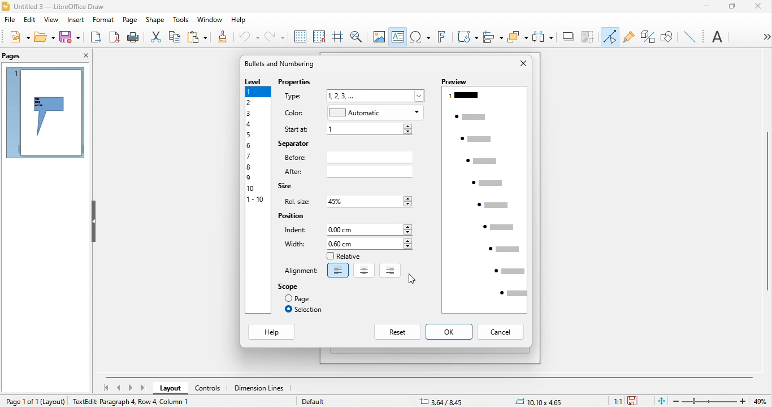 Image resolution: width=772 pixels, height=408 pixels. I want to click on clone formatting, so click(220, 38).